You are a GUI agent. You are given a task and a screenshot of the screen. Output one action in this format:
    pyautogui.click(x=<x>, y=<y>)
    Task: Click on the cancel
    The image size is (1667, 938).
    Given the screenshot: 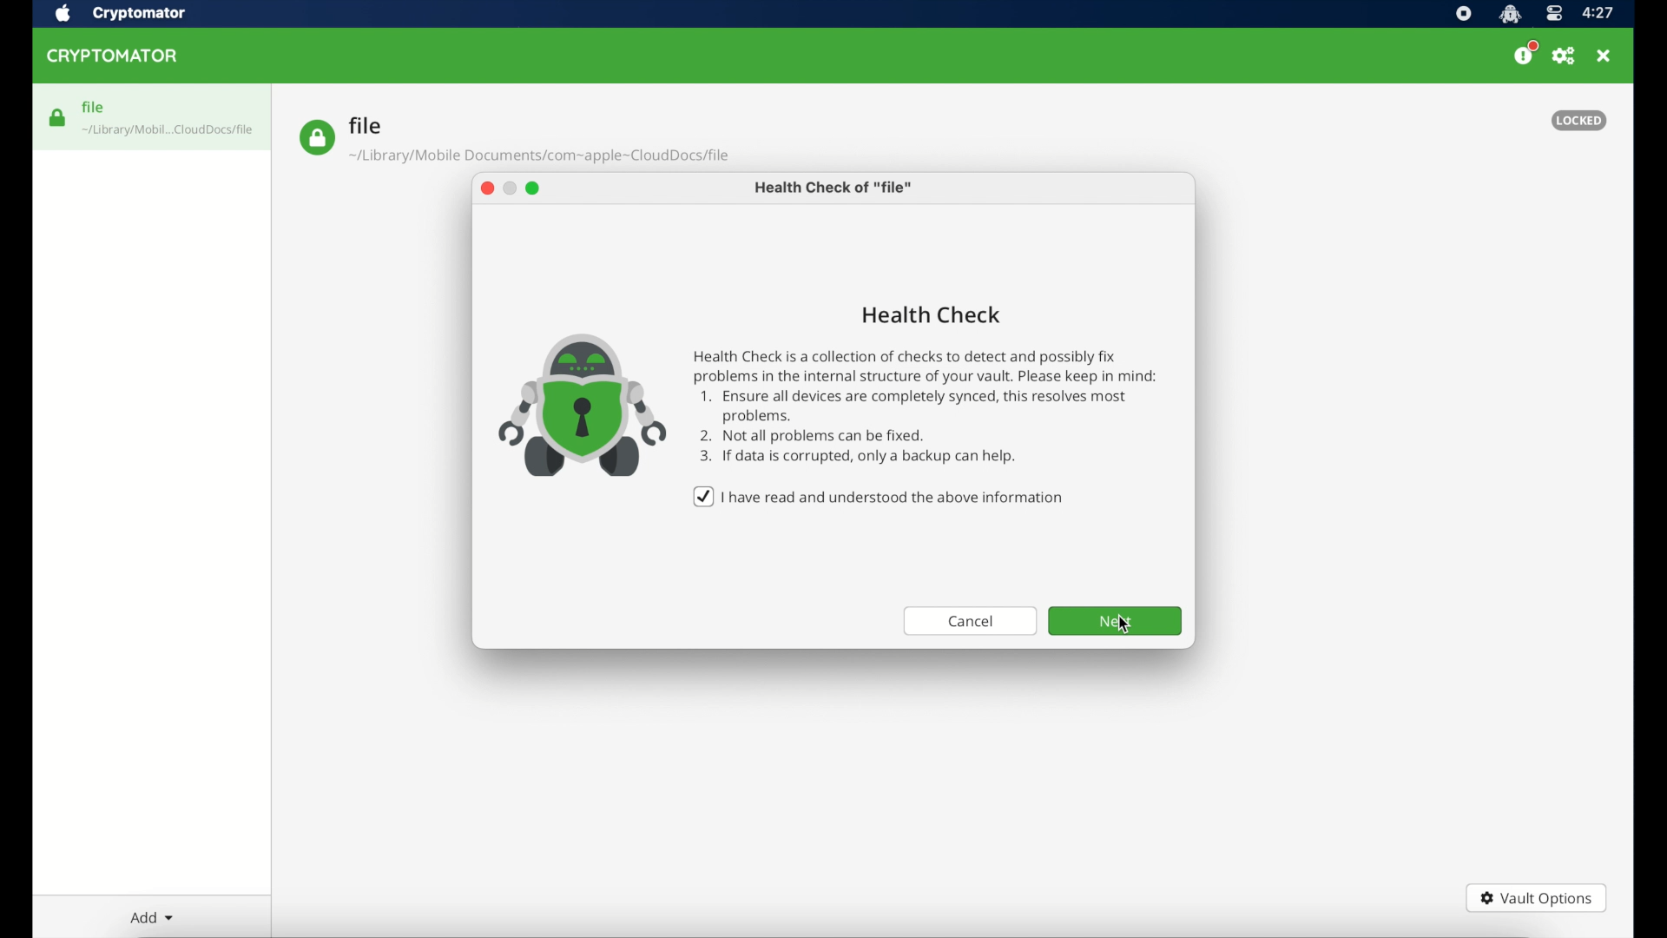 What is the action you would take?
    pyautogui.click(x=967, y=620)
    